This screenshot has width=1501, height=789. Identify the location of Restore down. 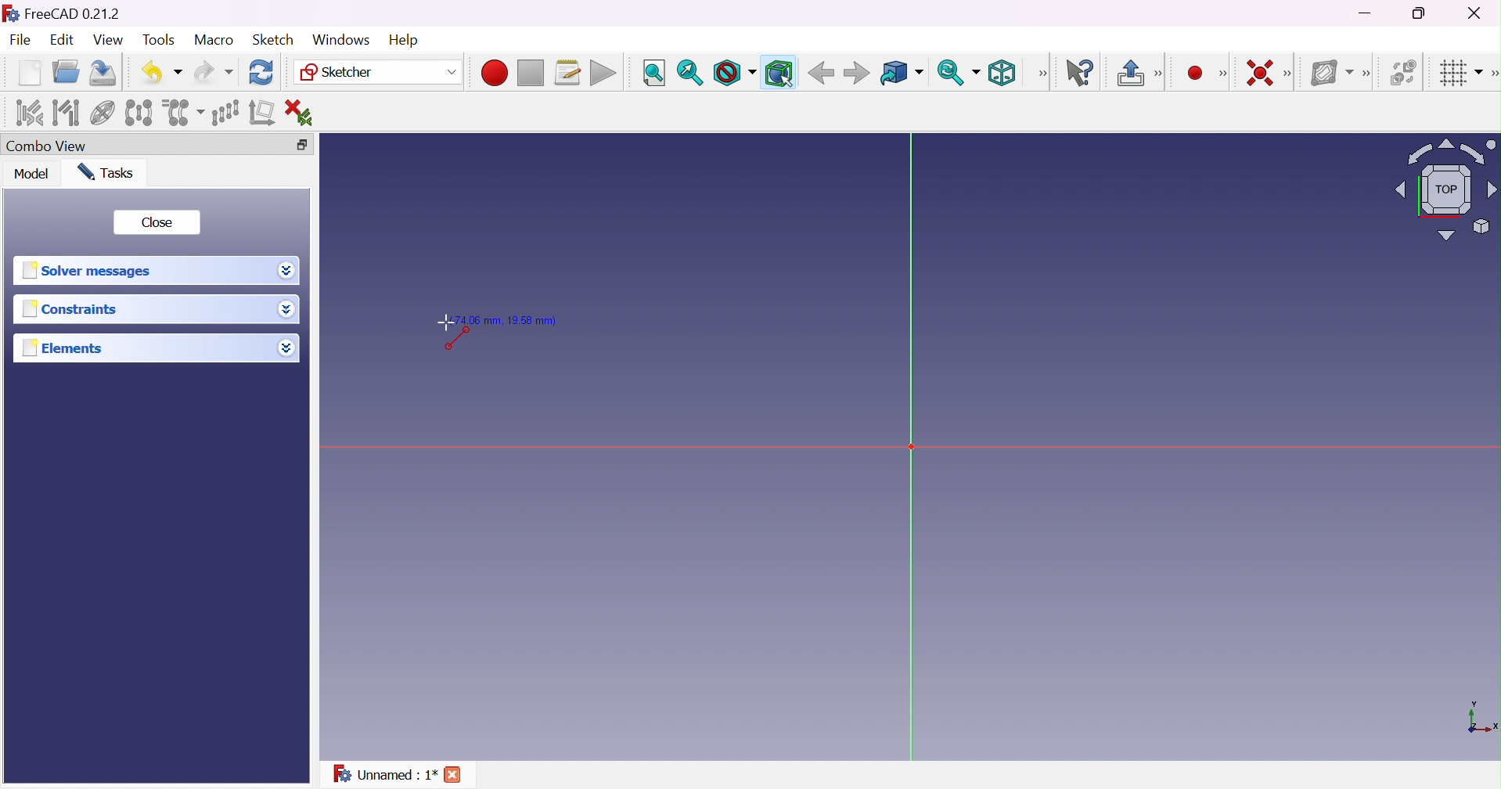
(304, 143).